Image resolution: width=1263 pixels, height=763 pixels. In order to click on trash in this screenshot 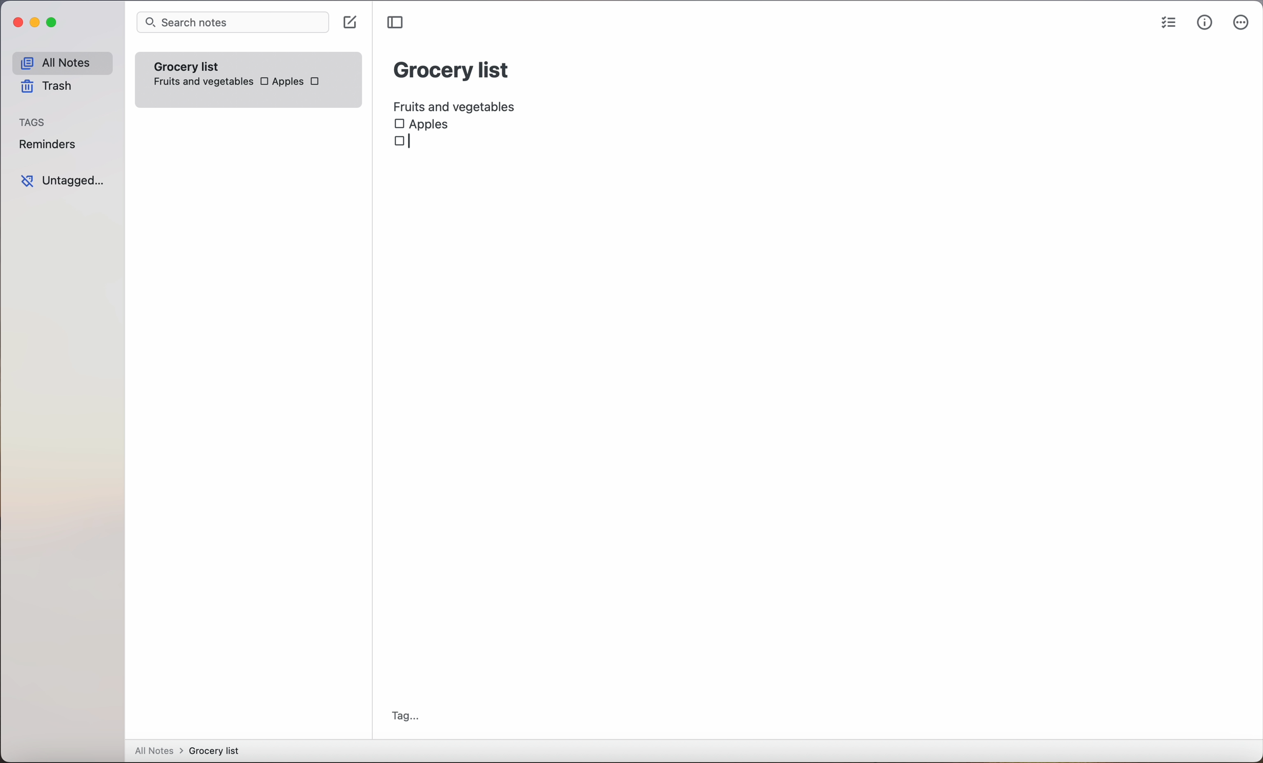, I will do `click(45, 88)`.